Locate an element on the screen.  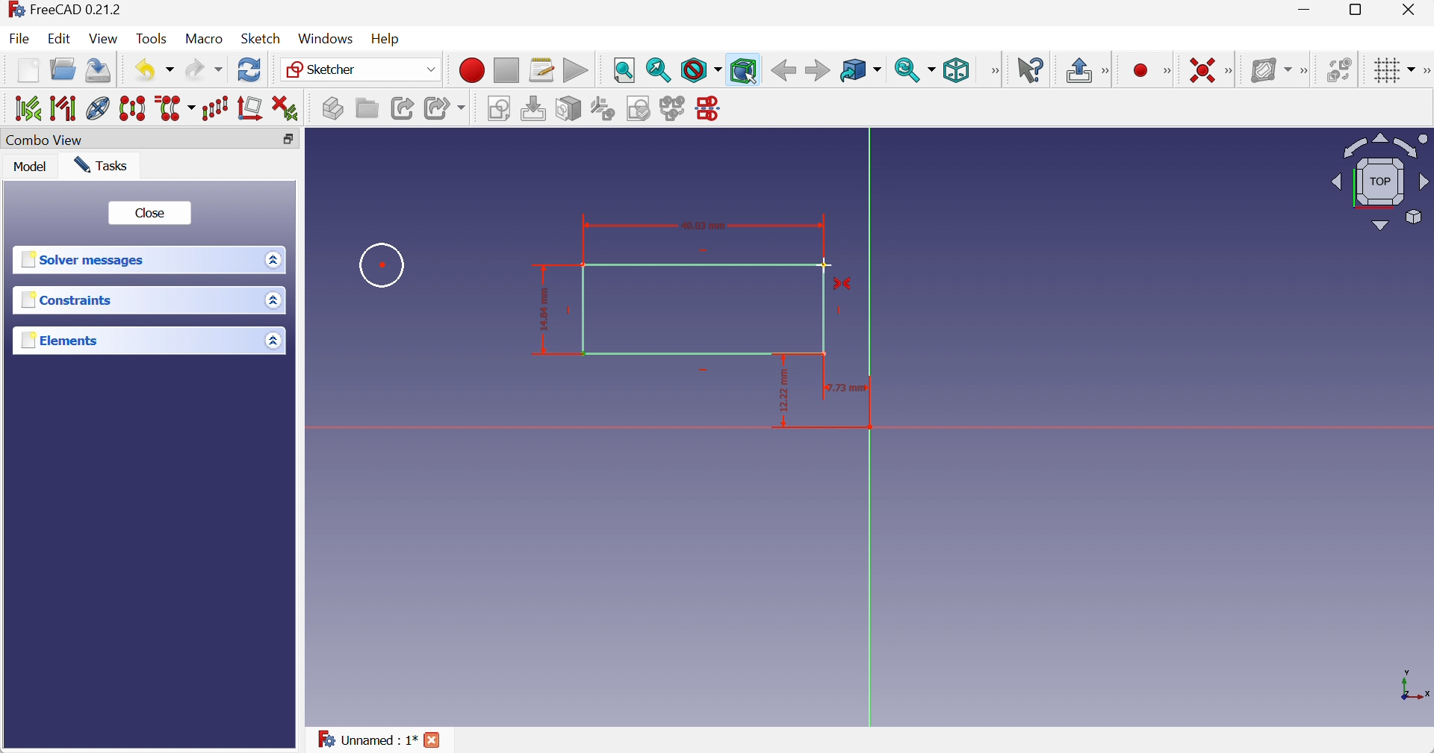
Fit selection  is located at coordinates (659, 69).